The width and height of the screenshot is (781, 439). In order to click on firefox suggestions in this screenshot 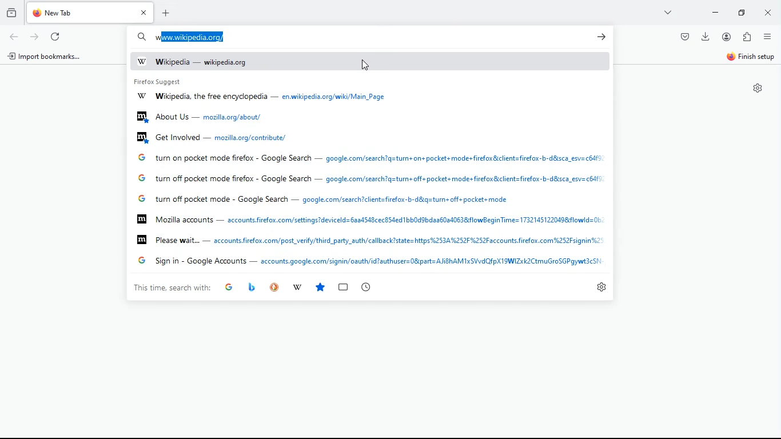, I will do `click(202, 117)`.